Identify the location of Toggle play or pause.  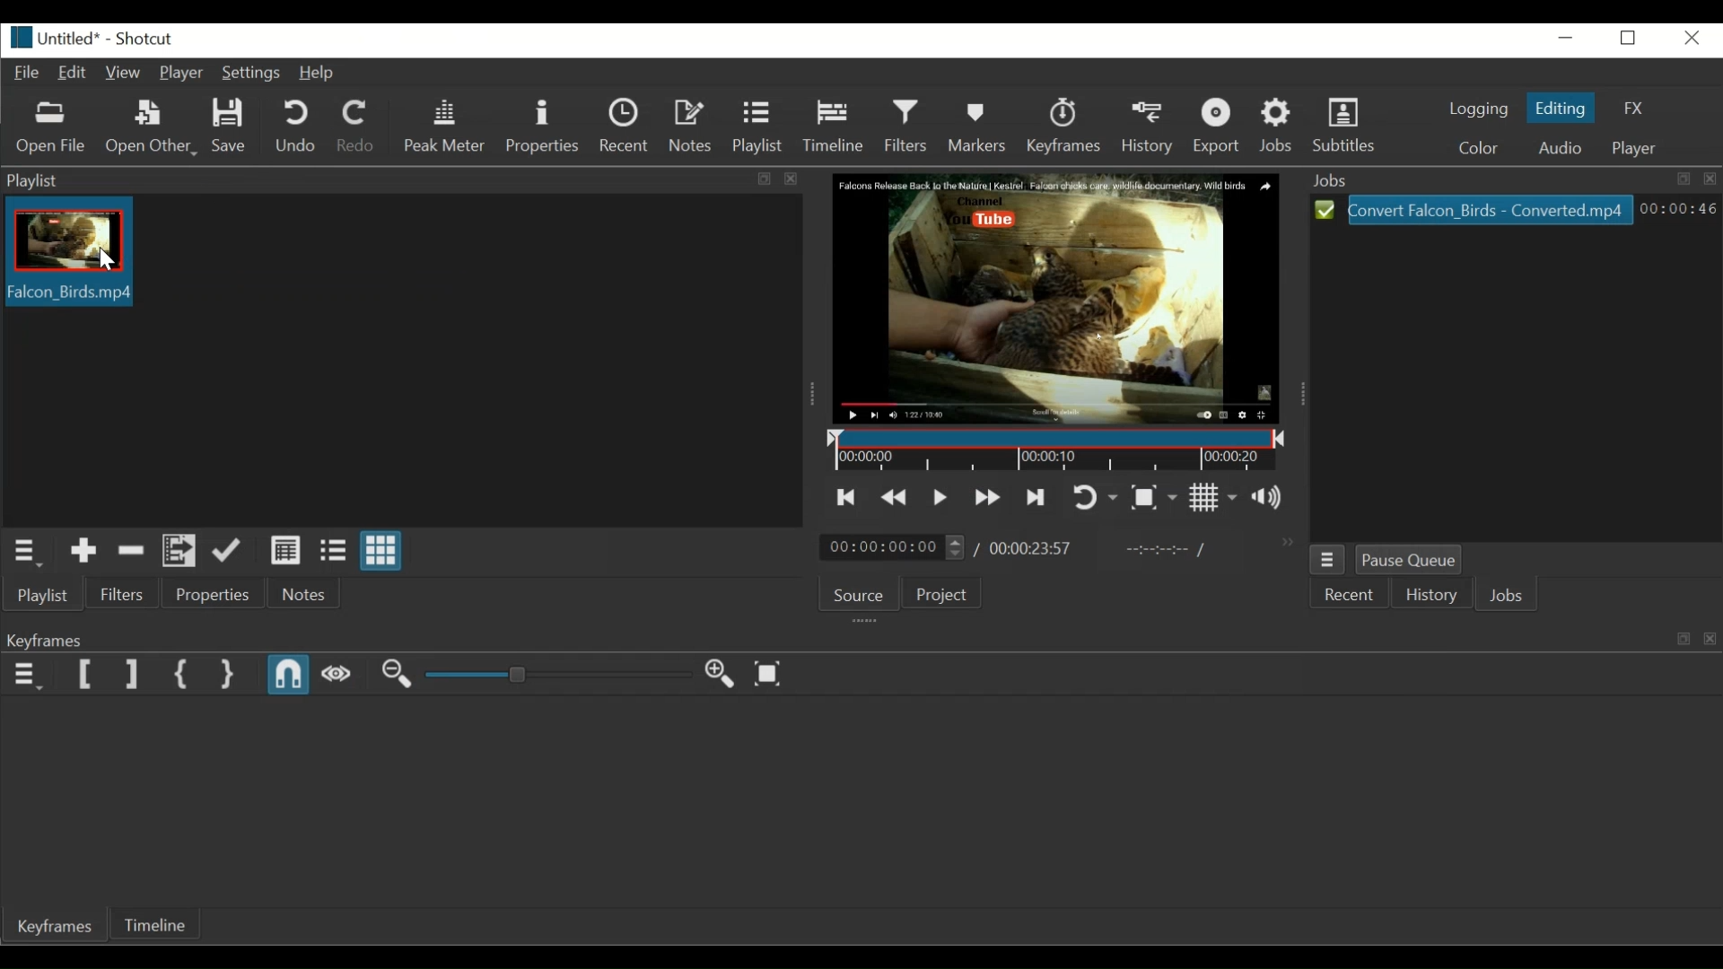
(938, 497).